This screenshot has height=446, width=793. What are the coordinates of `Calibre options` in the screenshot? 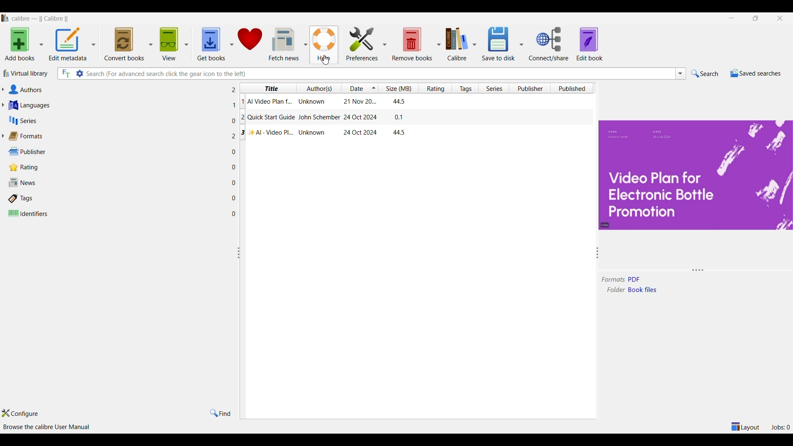 It's located at (474, 43).